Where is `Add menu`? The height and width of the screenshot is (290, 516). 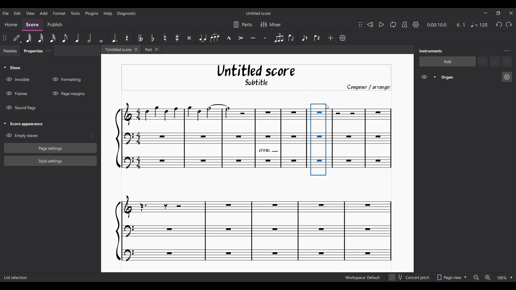 Add menu is located at coordinates (44, 13).